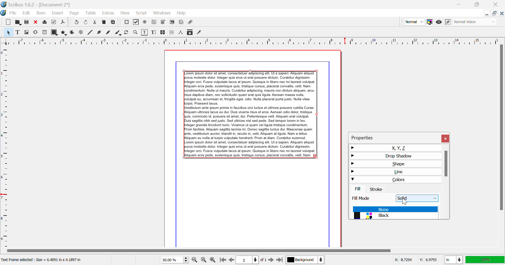  I want to click on Previous Page, so click(231, 260).